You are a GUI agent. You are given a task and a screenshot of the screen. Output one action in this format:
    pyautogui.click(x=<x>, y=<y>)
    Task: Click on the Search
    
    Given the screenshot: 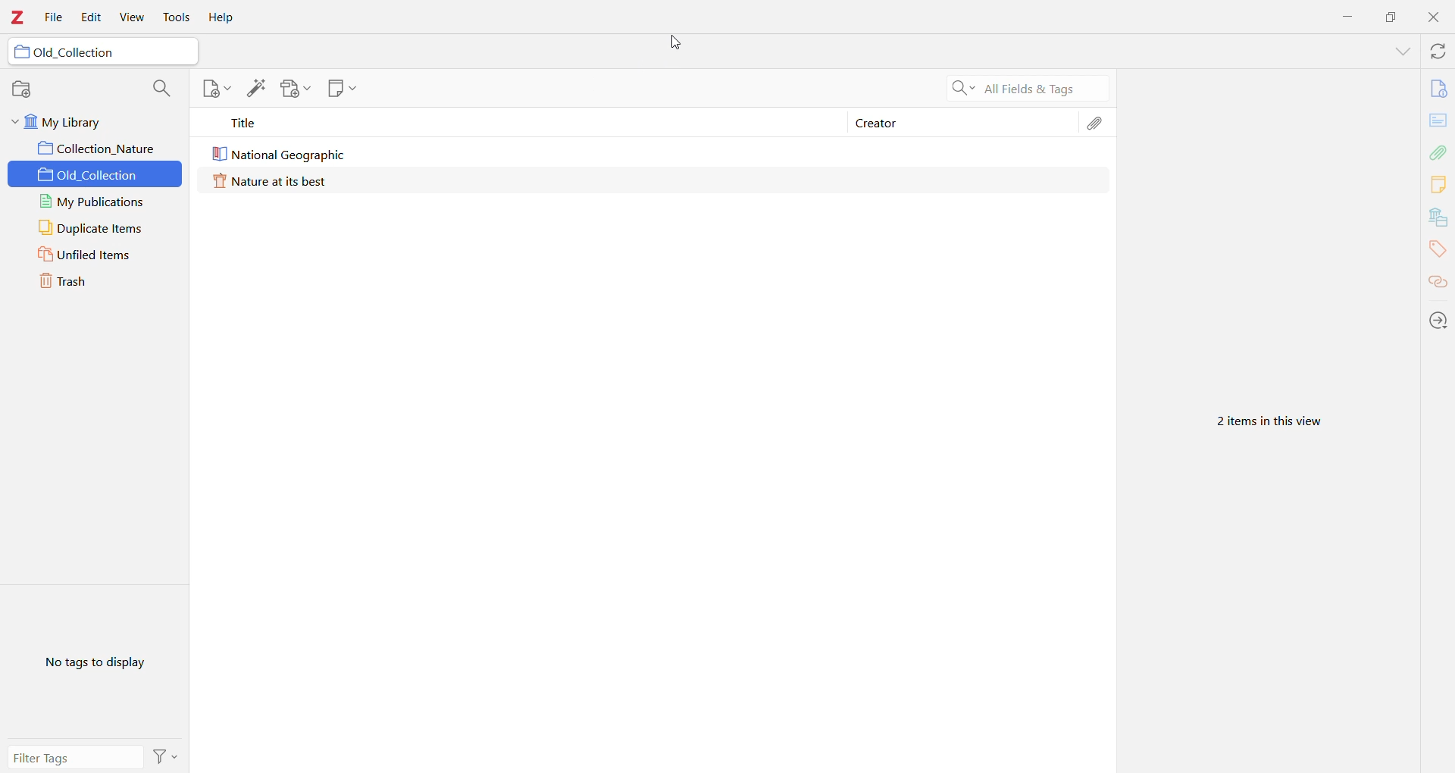 What is the action you would take?
    pyautogui.click(x=1022, y=89)
    